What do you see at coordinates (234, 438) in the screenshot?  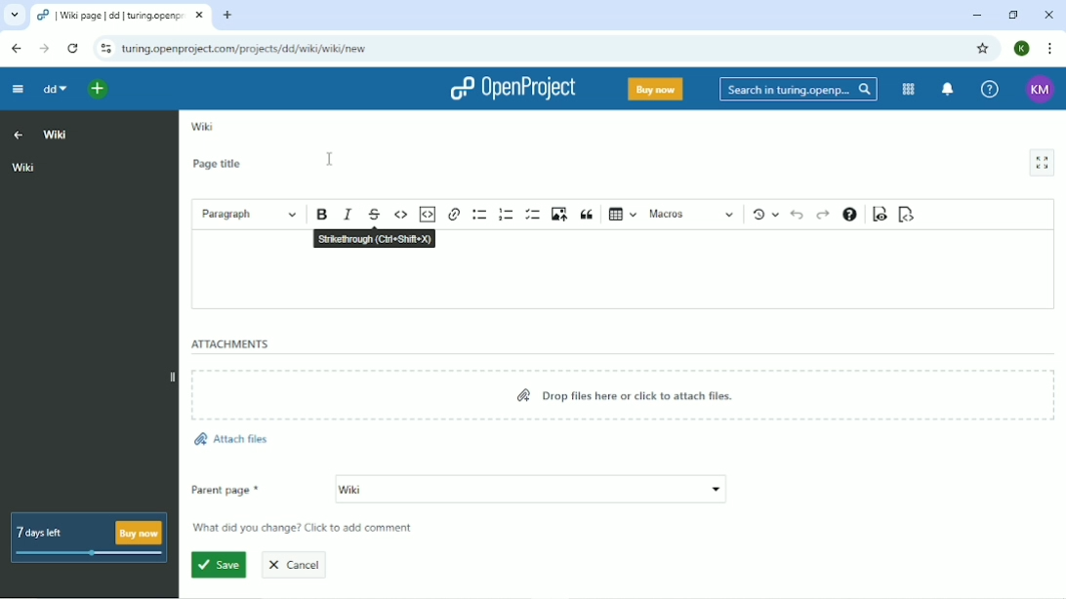 I see `Attach files` at bounding box center [234, 438].